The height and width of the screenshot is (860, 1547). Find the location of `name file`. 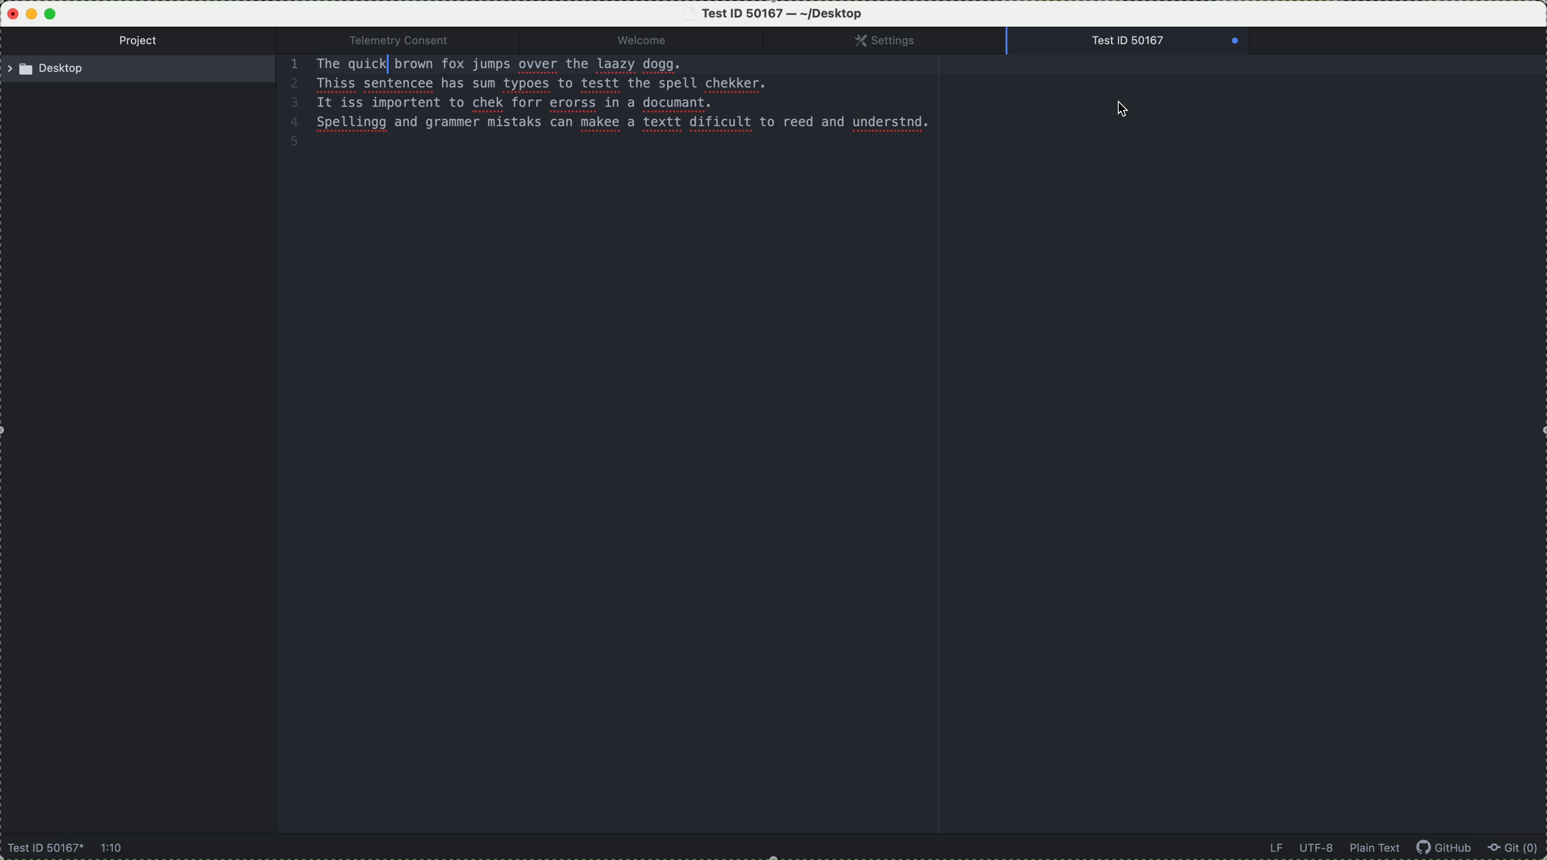

name file is located at coordinates (43, 849).